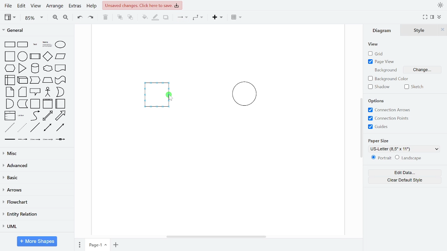 Image resolution: width=447 pixels, height=251 pixels. I want to click on arrow, so click(60, 116).